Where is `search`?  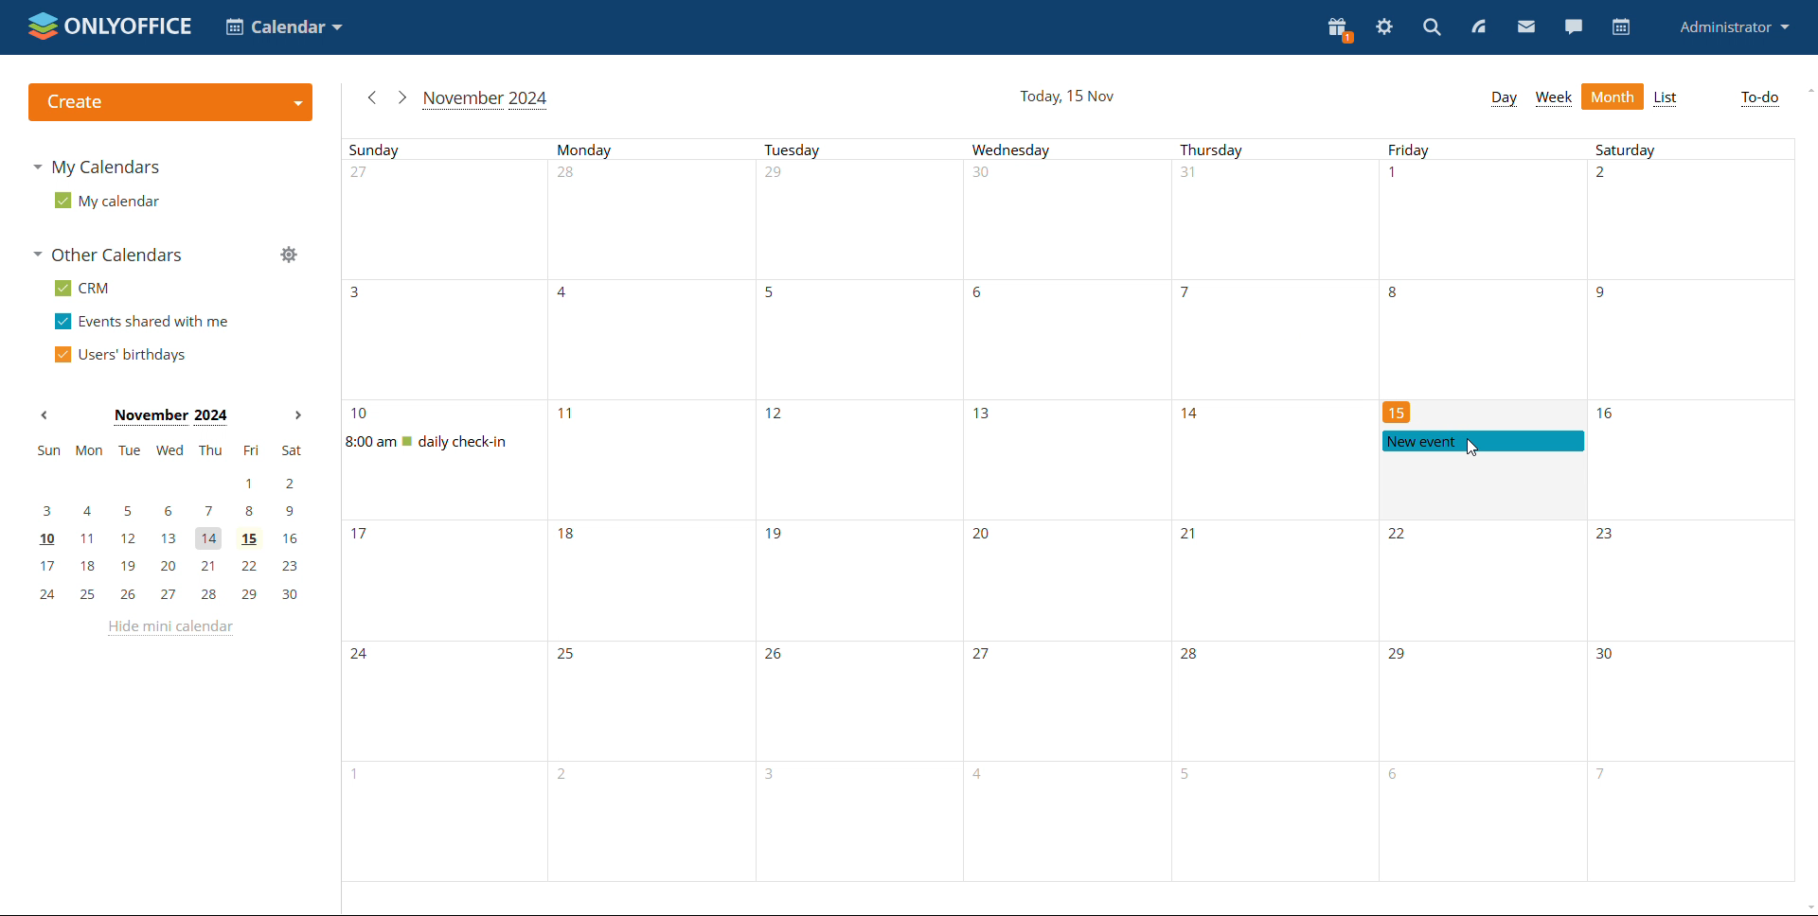 search is located at coordinates (1431, 27).